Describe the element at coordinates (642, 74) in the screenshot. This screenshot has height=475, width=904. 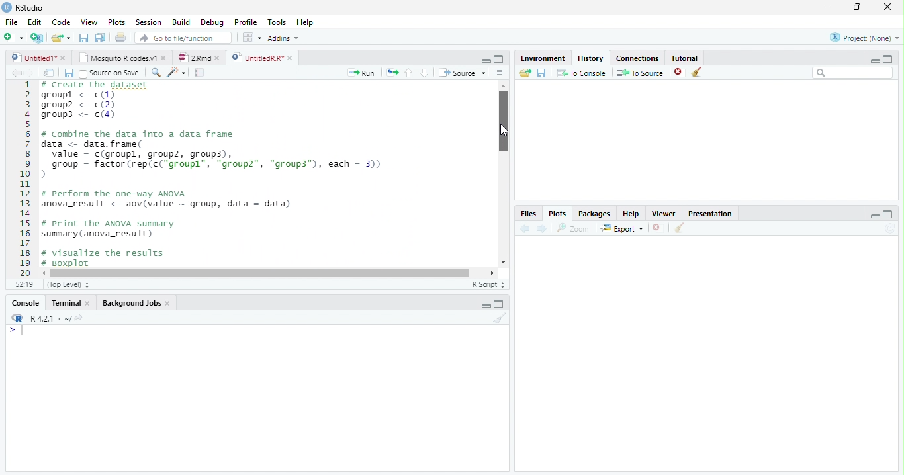
I see `To source` at that location.